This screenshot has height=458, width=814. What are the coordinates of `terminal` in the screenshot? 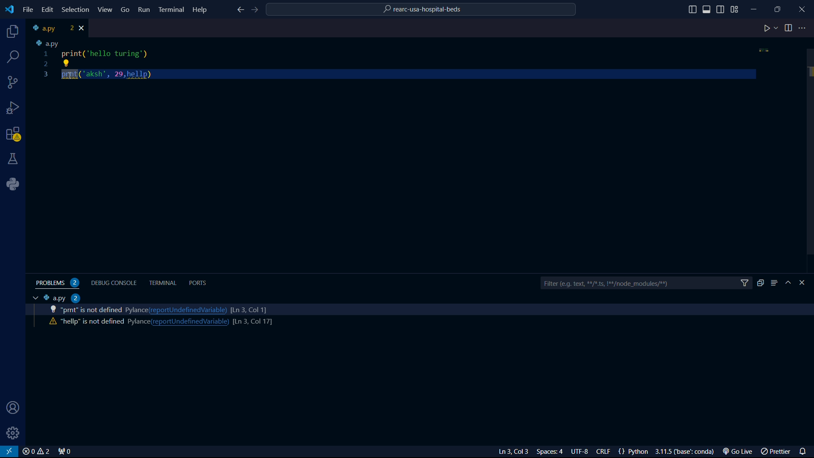 It's located at (163, 283).